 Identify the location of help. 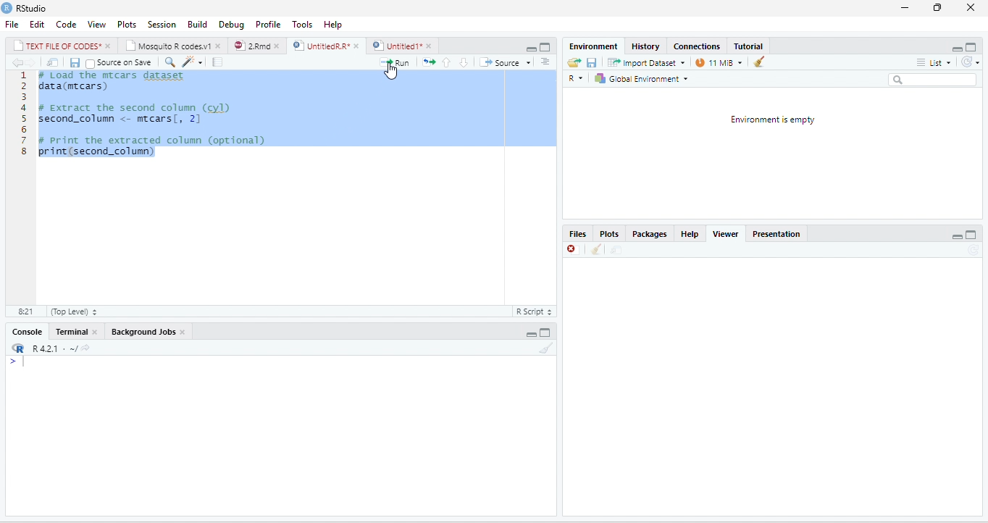
(690, 235).